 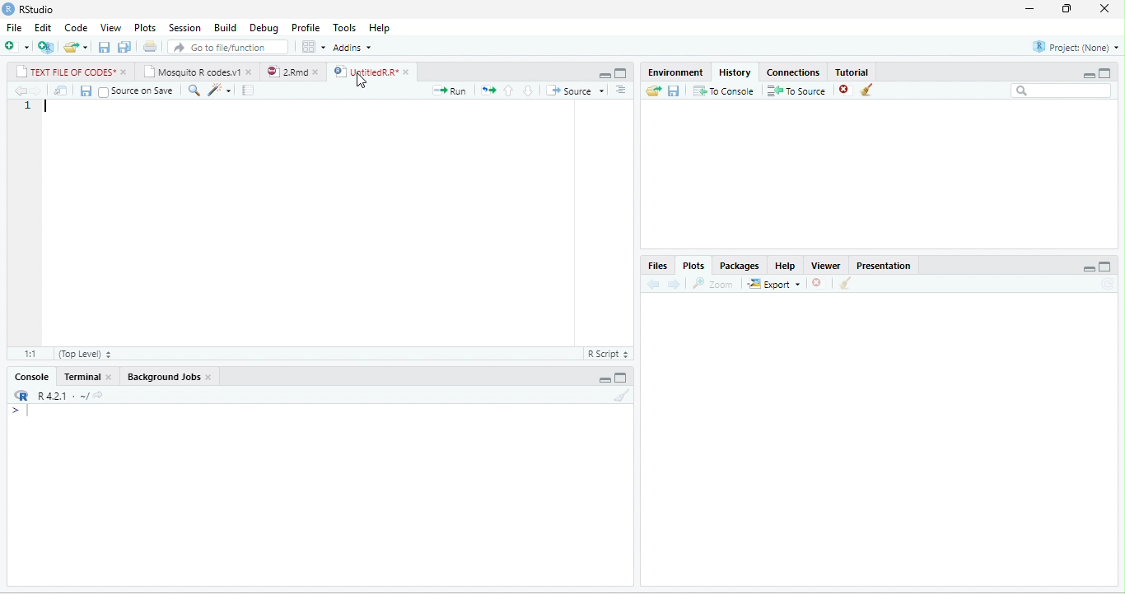 I want to click on maximize, so click(x=621, y=378).